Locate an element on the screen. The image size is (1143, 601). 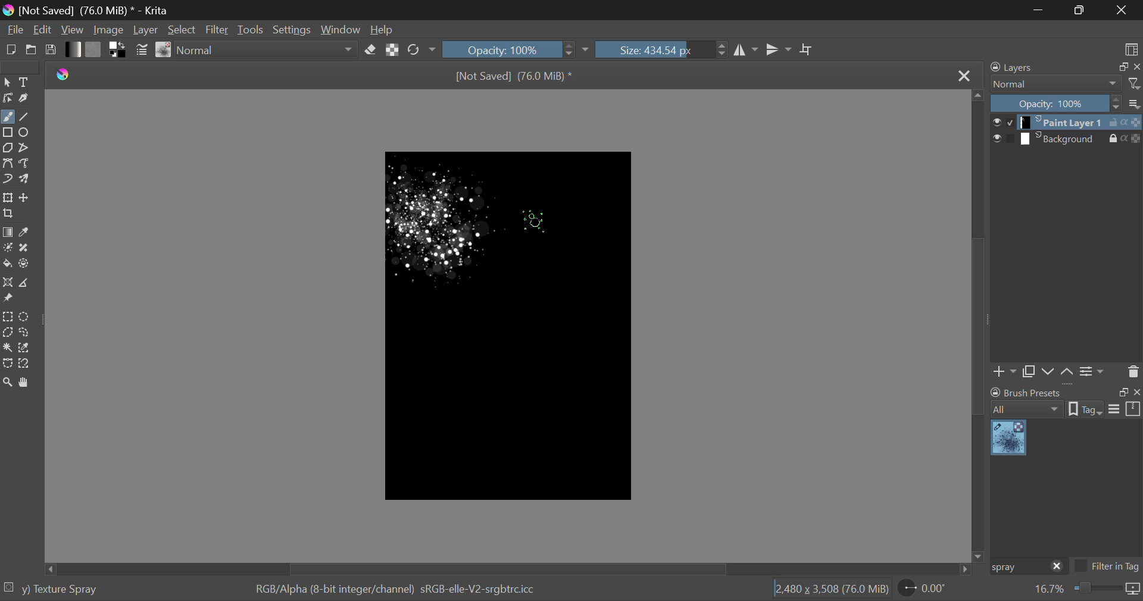
zoom value is located at coordinates (1049, 590).